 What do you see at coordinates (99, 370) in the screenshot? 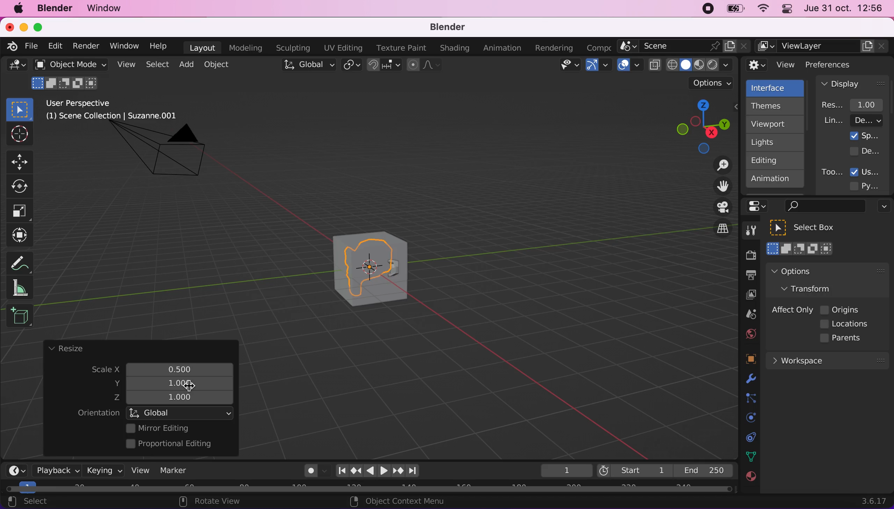
I see `scale` at bounding box center [99, 370].